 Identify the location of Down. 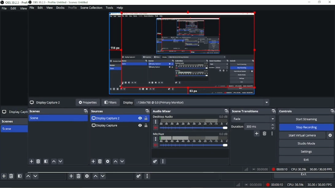
(123, 162).